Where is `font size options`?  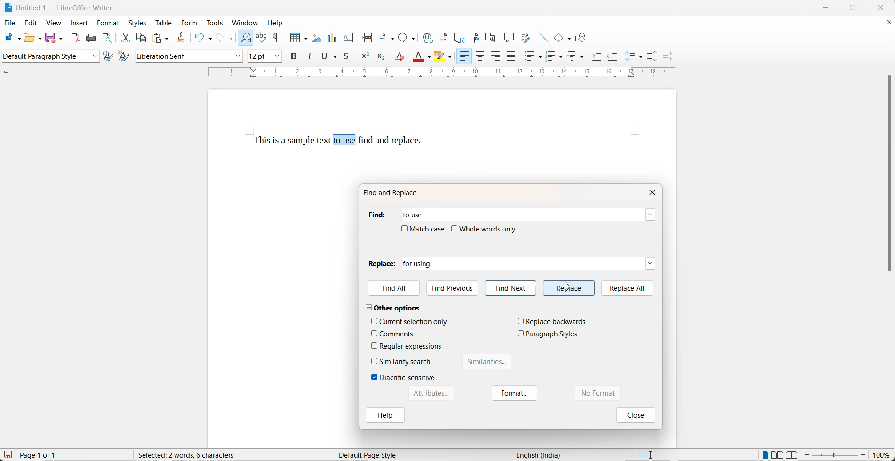 font size options is located at coordinates (275, 57).